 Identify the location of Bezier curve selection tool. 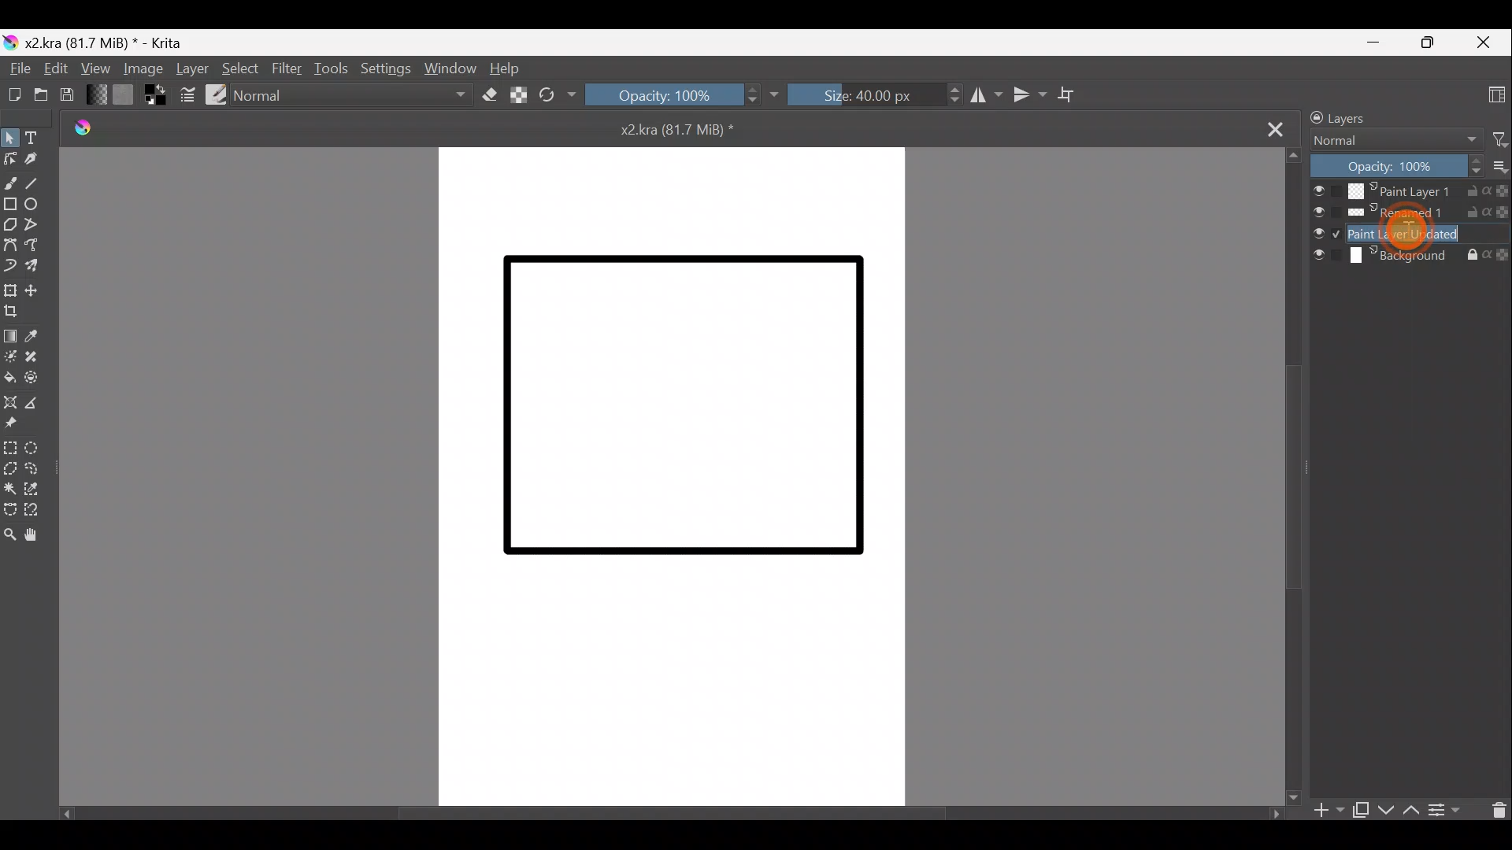
(9, 507).